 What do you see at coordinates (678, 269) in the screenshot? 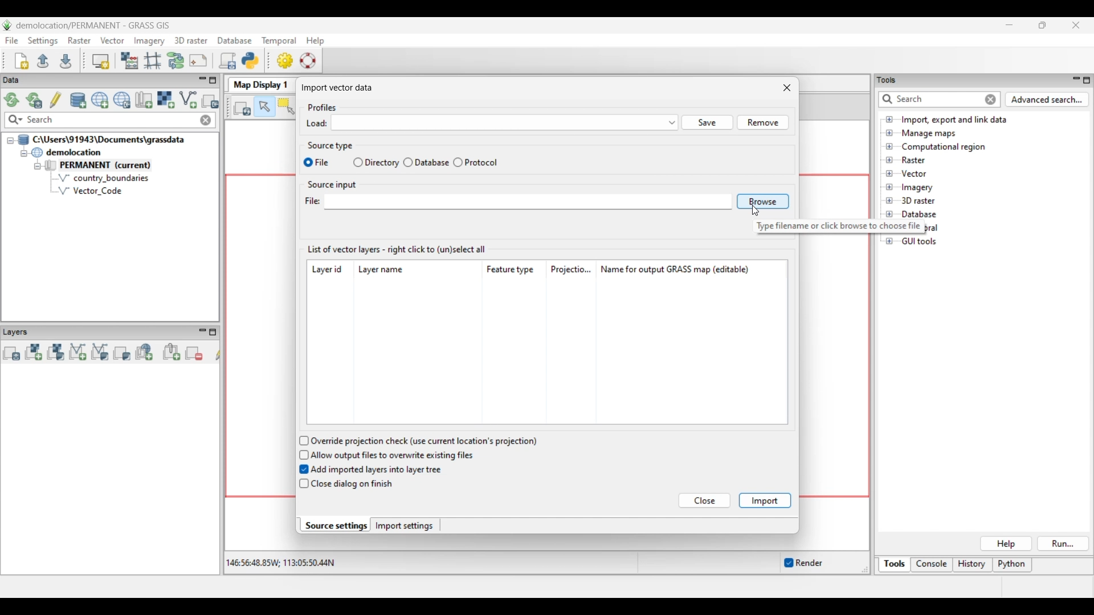
I see `Name for output GRASS map column` at bounding box center [678, 269].